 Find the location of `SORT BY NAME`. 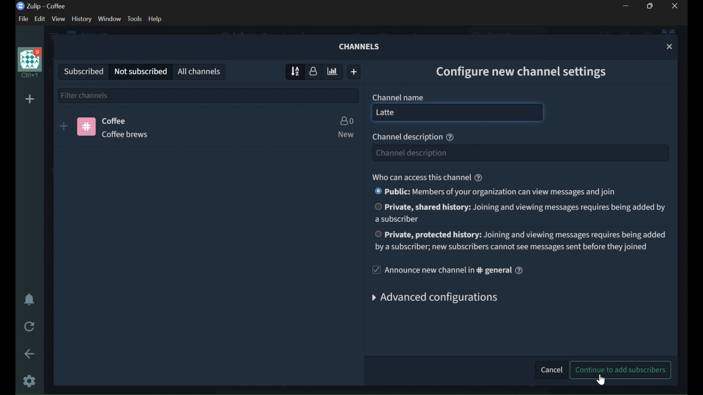

SORT BY NAME is located at coordinates (293, 71).